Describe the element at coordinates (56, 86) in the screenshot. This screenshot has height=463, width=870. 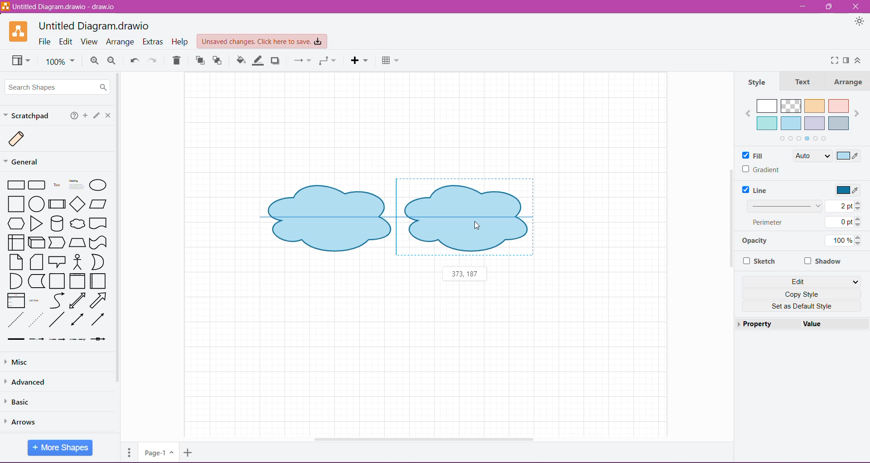
I see `Search Shapes` at that location.